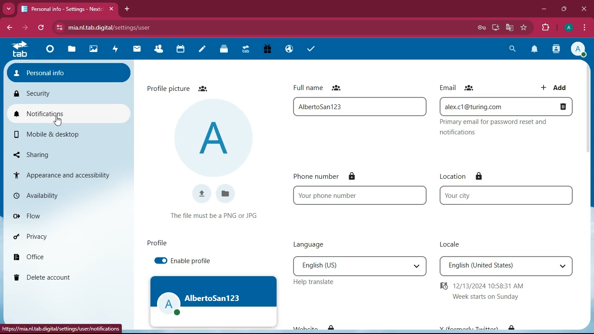 The width and height of the screenshot is (594, 334). What do you see at coordinates (137, 49) in the screenshot?
I see `mail` at bounding box center [137, 49].